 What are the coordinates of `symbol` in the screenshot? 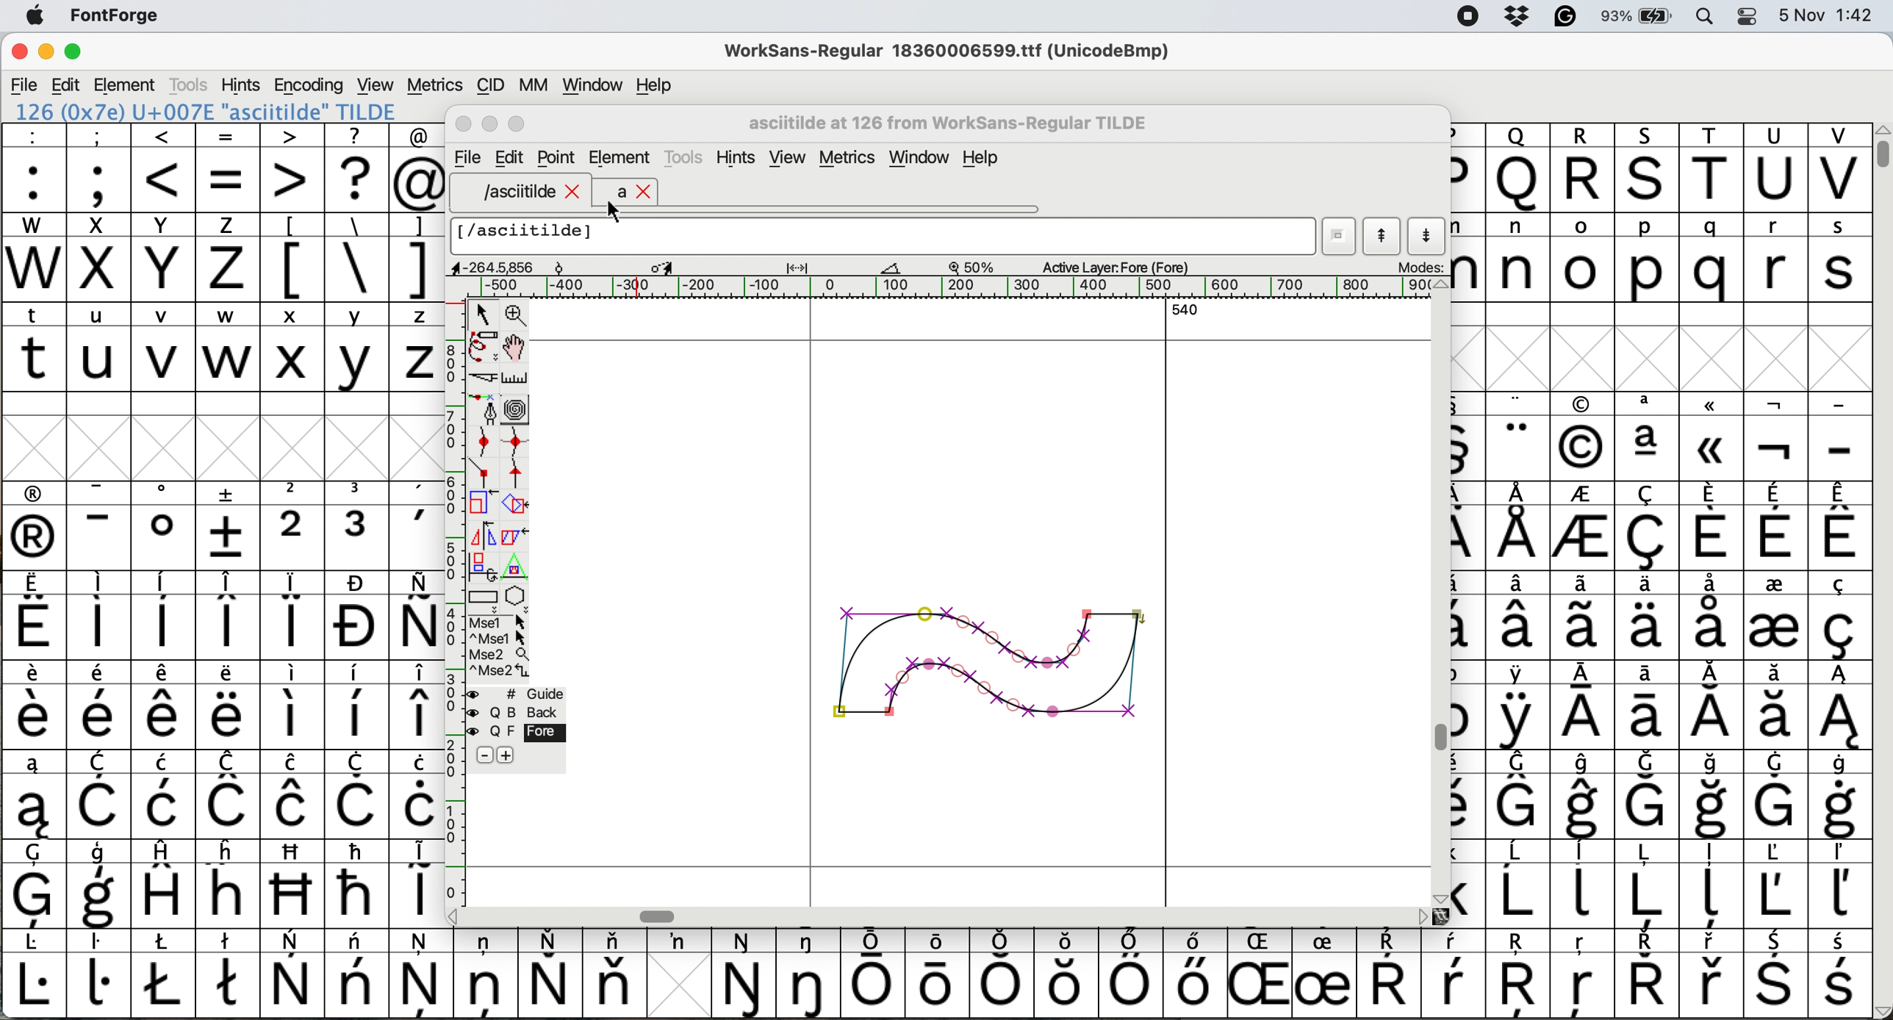 It's located at (1130, 974).